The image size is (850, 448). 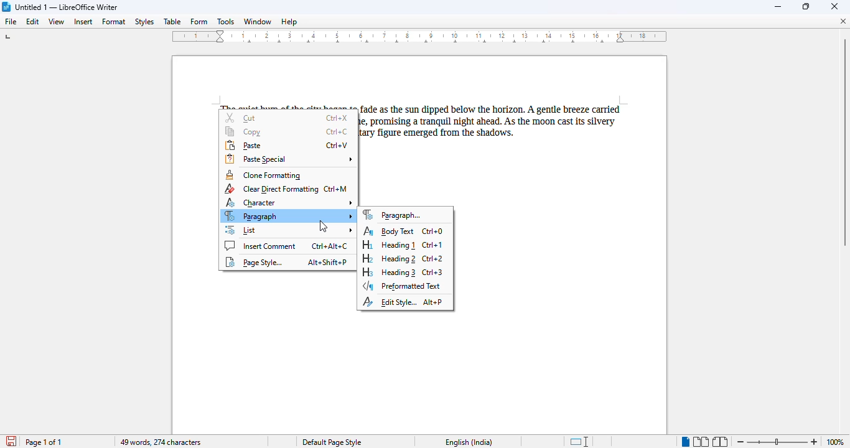 I want to click on minimize, so click(x=778, y=7).